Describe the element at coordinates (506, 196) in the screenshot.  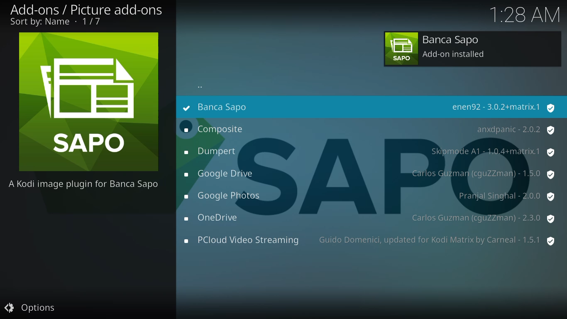
I see `version` at that location.